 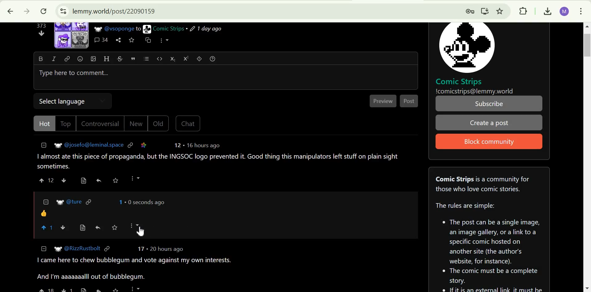 I want to click on subscript, so click(x=173, y=58).